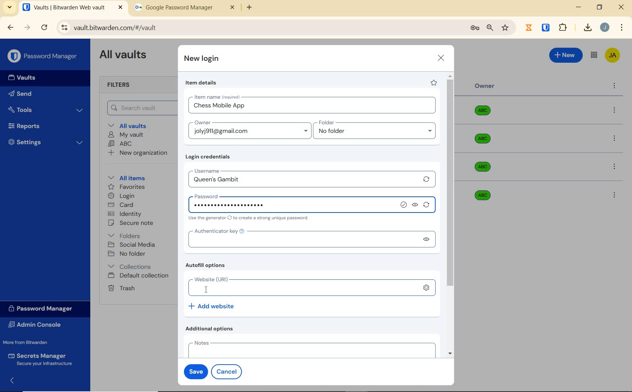  What do you see at coordinates (566, 54) in the screenshot?
I see `New` at bounding box center [566, 54].